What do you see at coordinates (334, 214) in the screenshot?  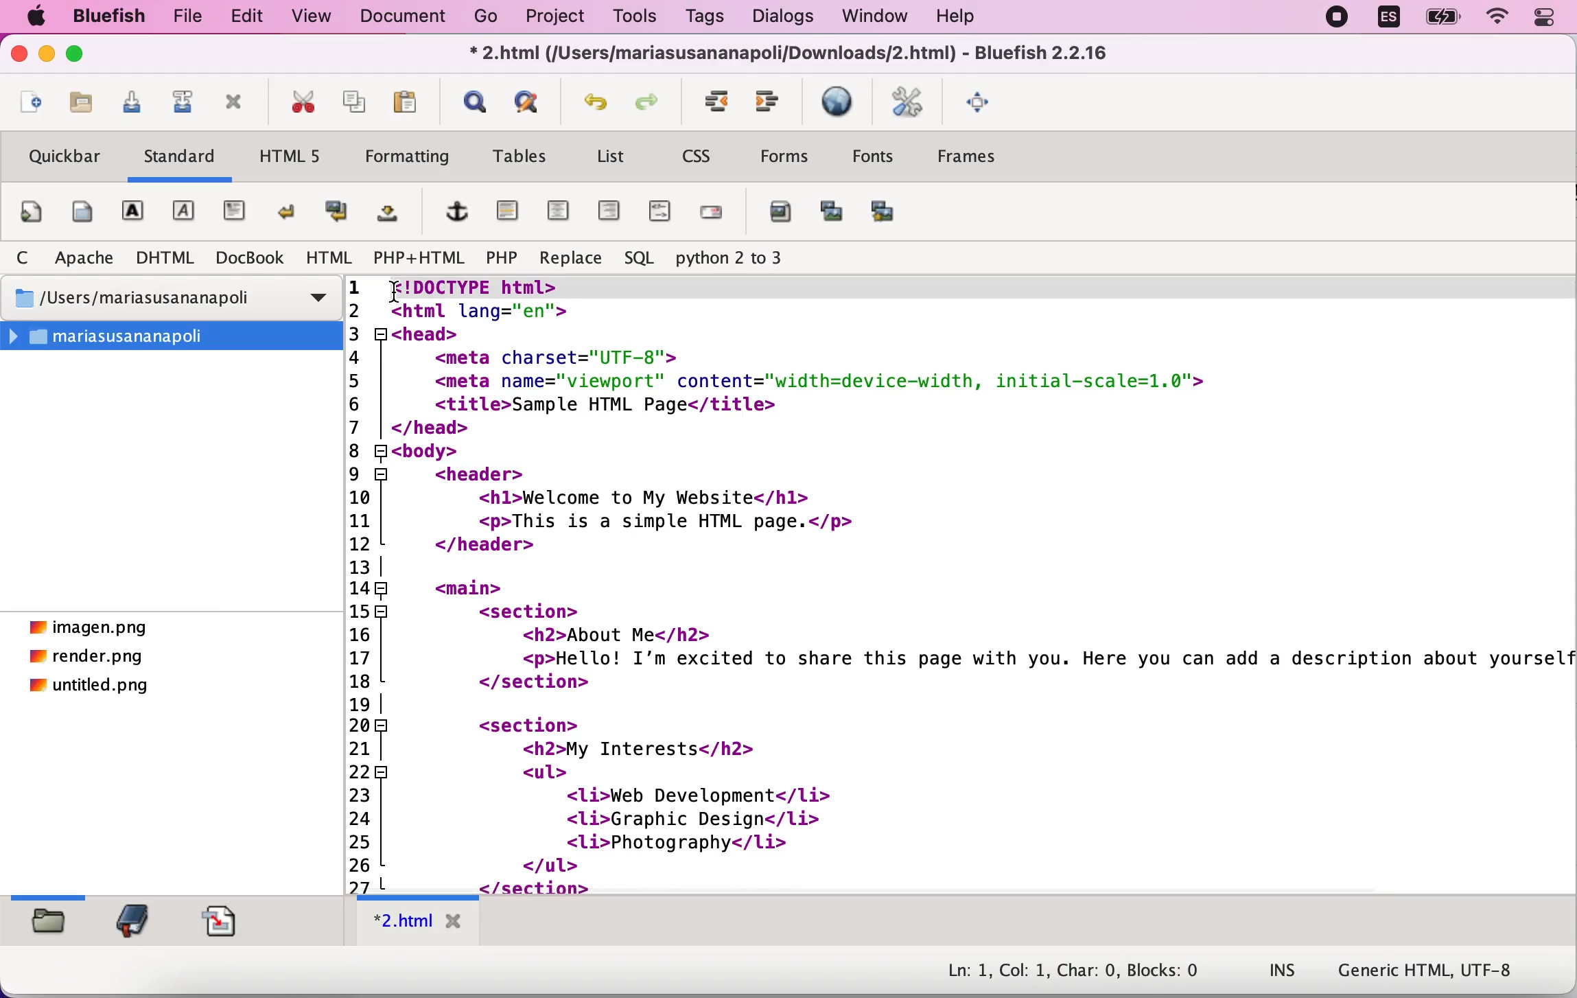 I see `break and clear` at bounding box center [334, 214].